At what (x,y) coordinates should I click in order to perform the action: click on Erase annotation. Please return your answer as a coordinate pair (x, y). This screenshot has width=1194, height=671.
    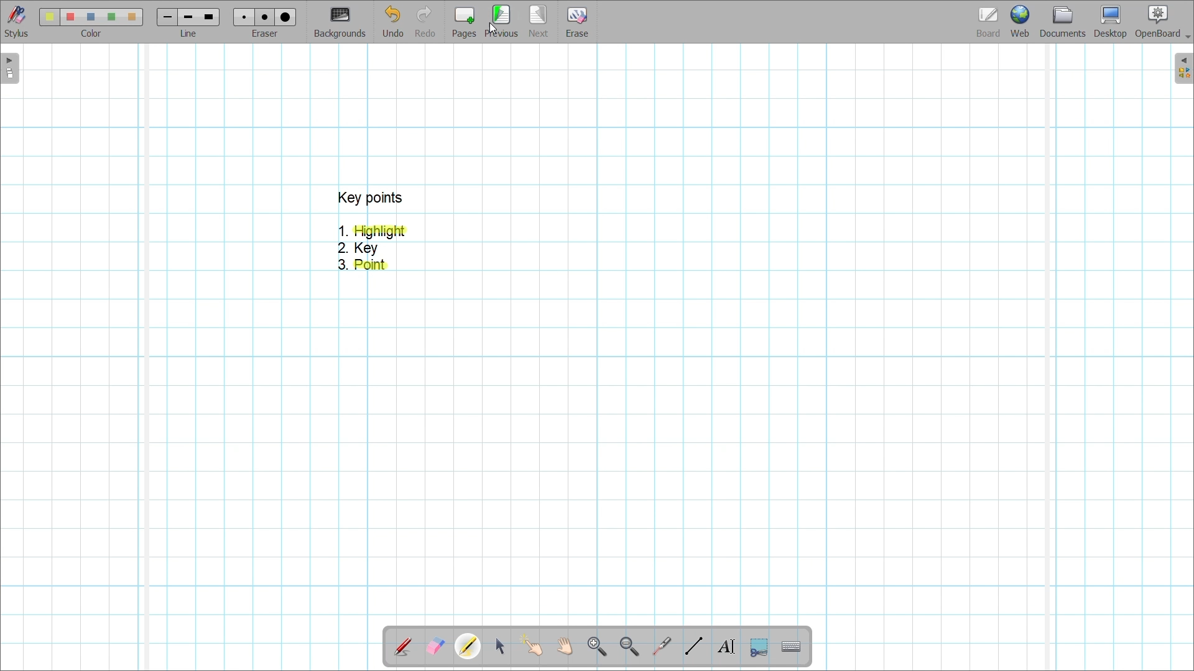
    Looking at the image, I should click on (436, 647).